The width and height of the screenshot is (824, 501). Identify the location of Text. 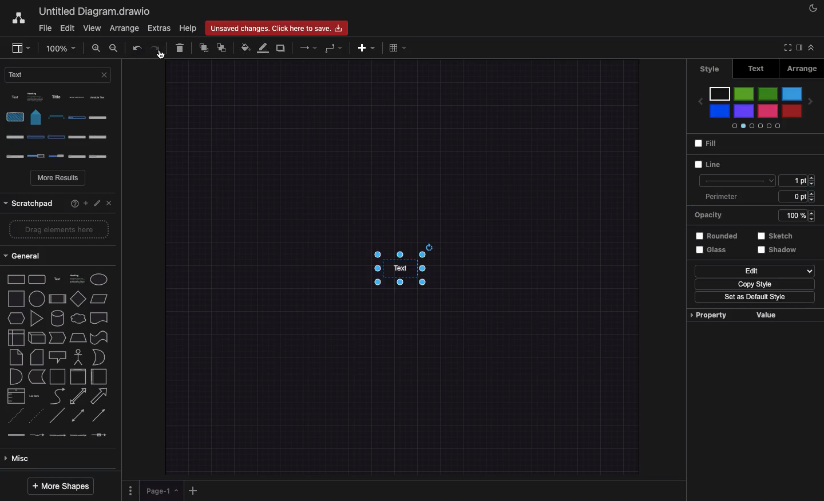
(756, 68).